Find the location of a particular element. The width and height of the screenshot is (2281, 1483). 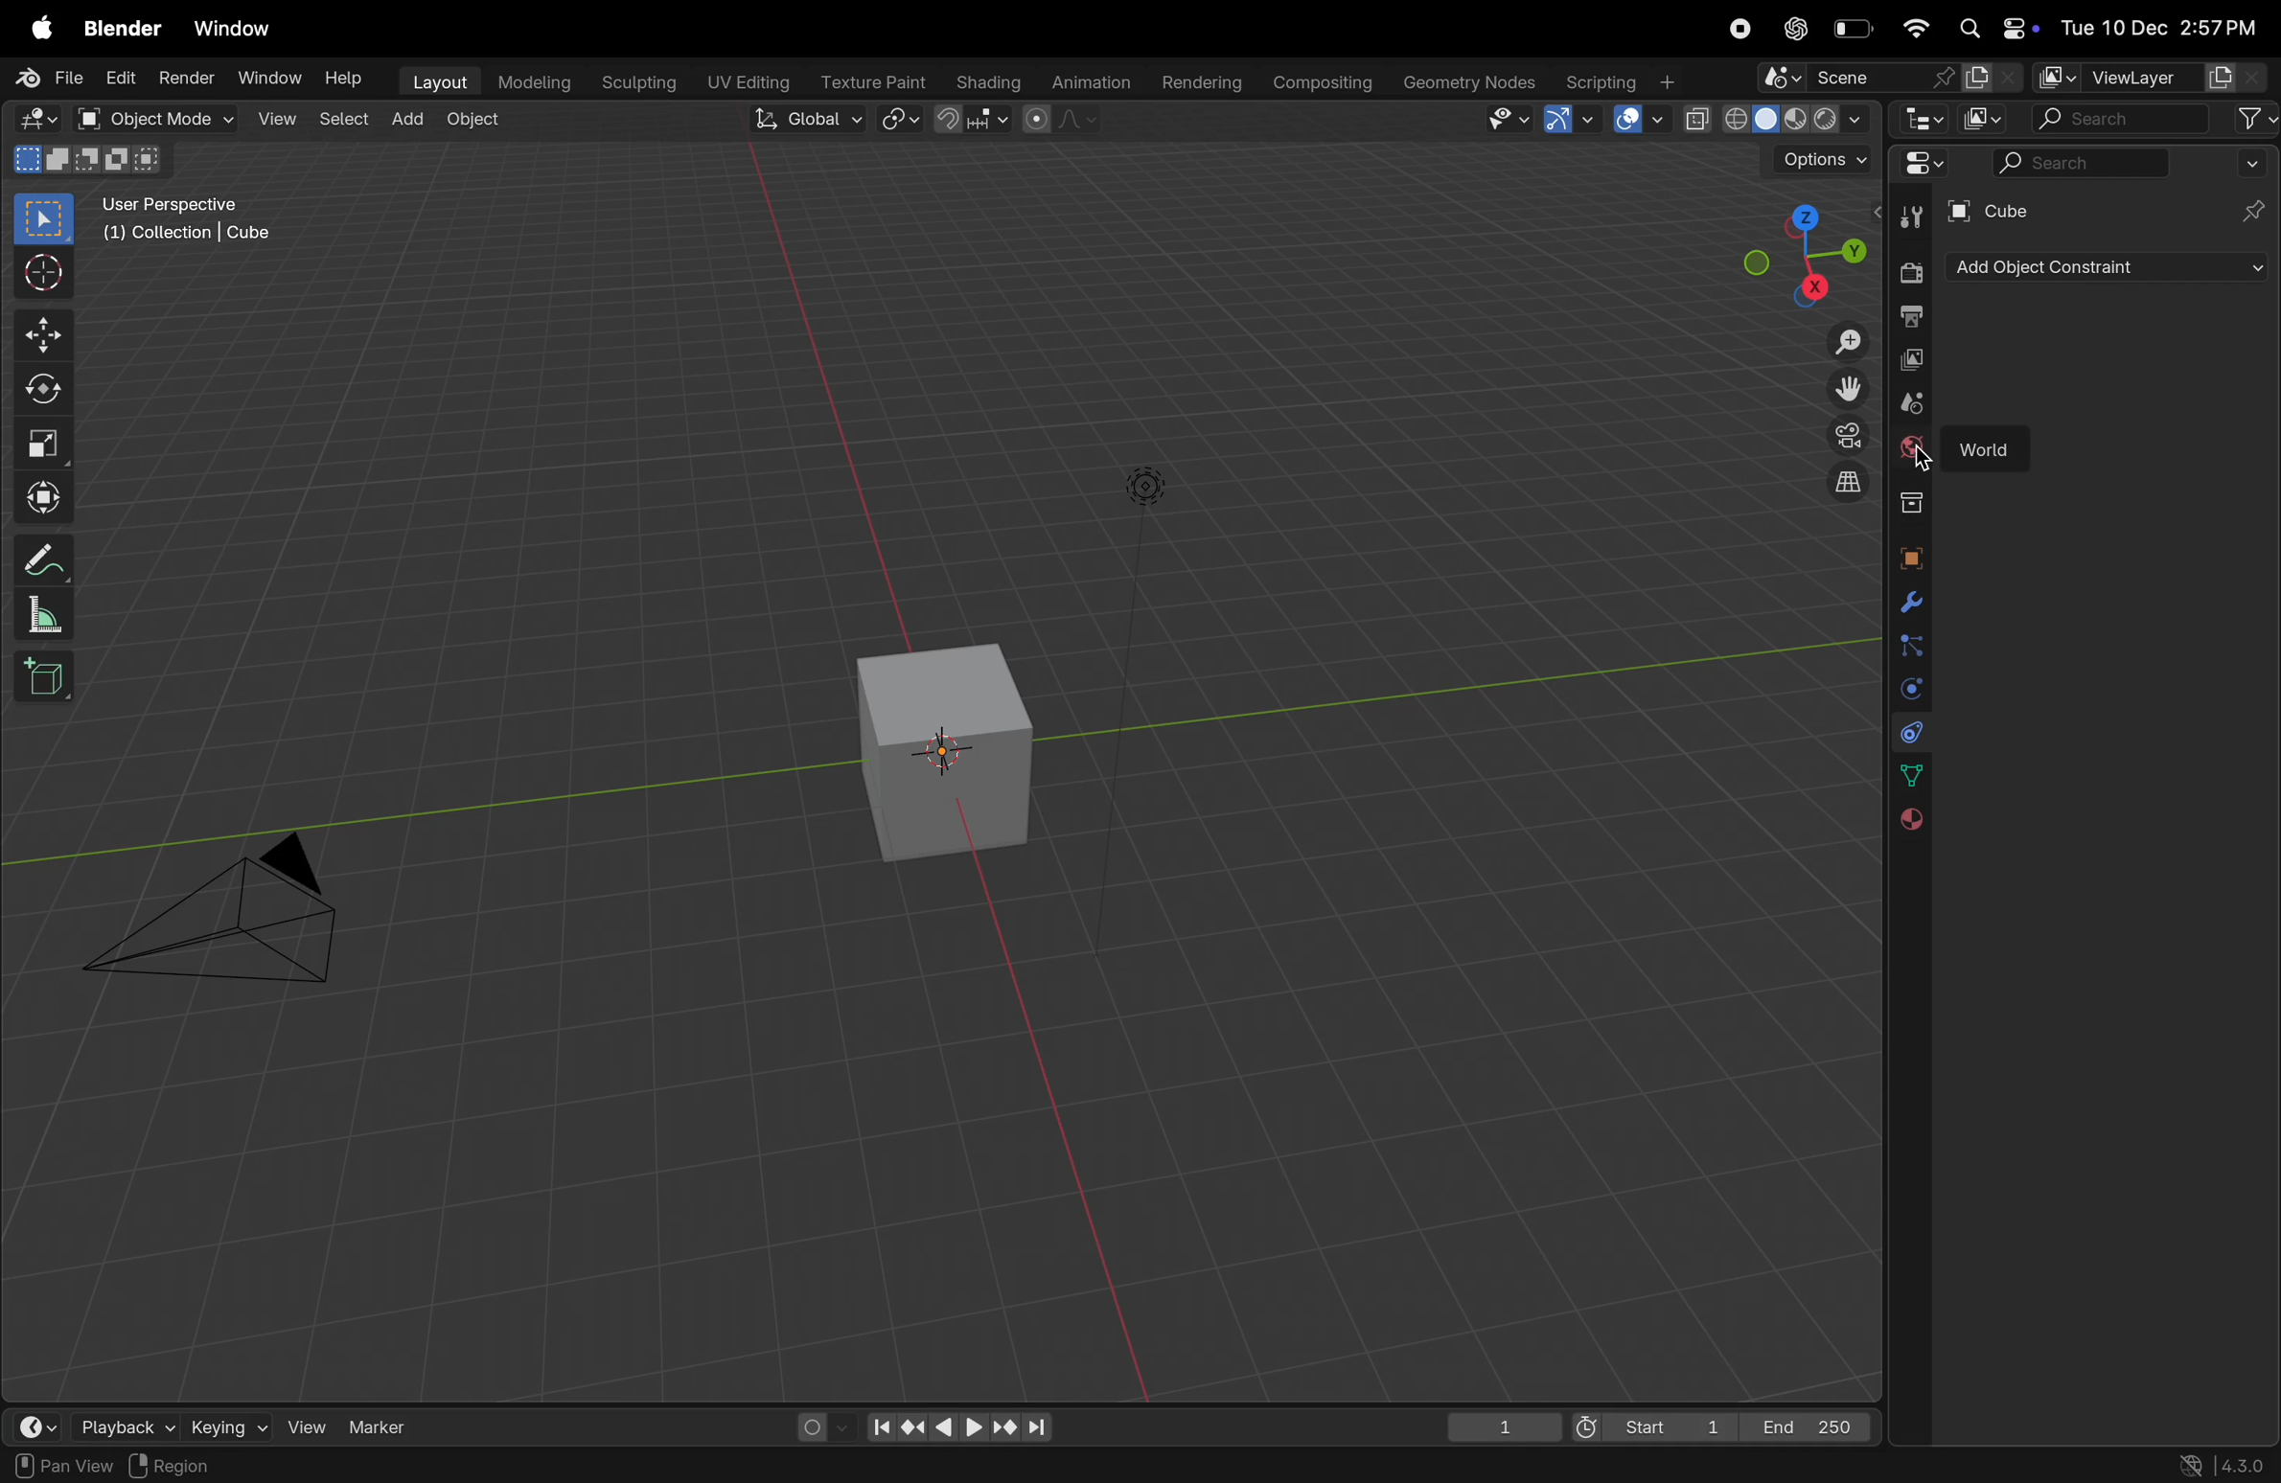

physics constraints is located at coordinates (1909, 691).